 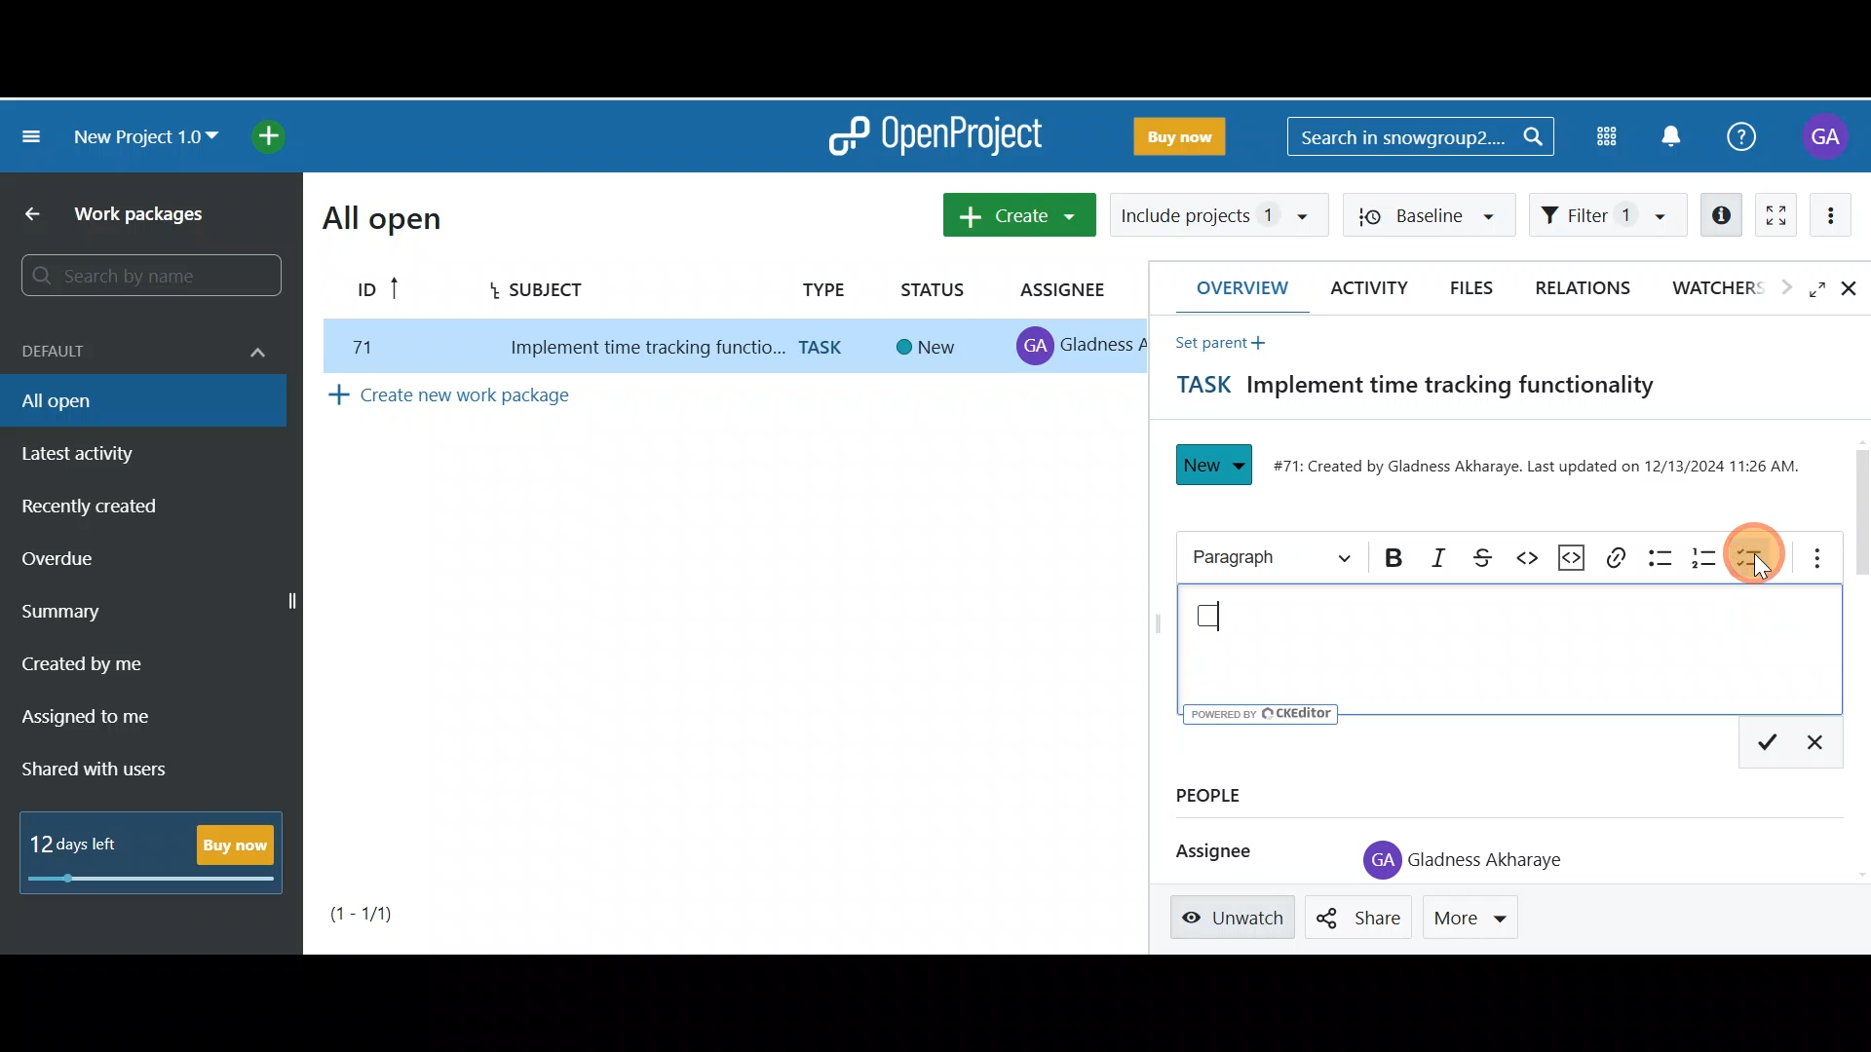 What do you see at coordinates (1746, 143) in the screenshot?
I see `Help` at bounding box center [1746, 143].